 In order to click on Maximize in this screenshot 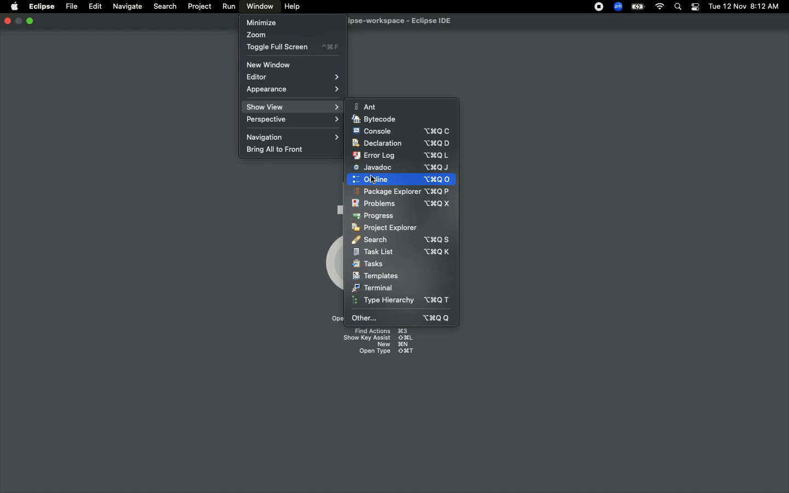, I will do `click(30, 21)`.